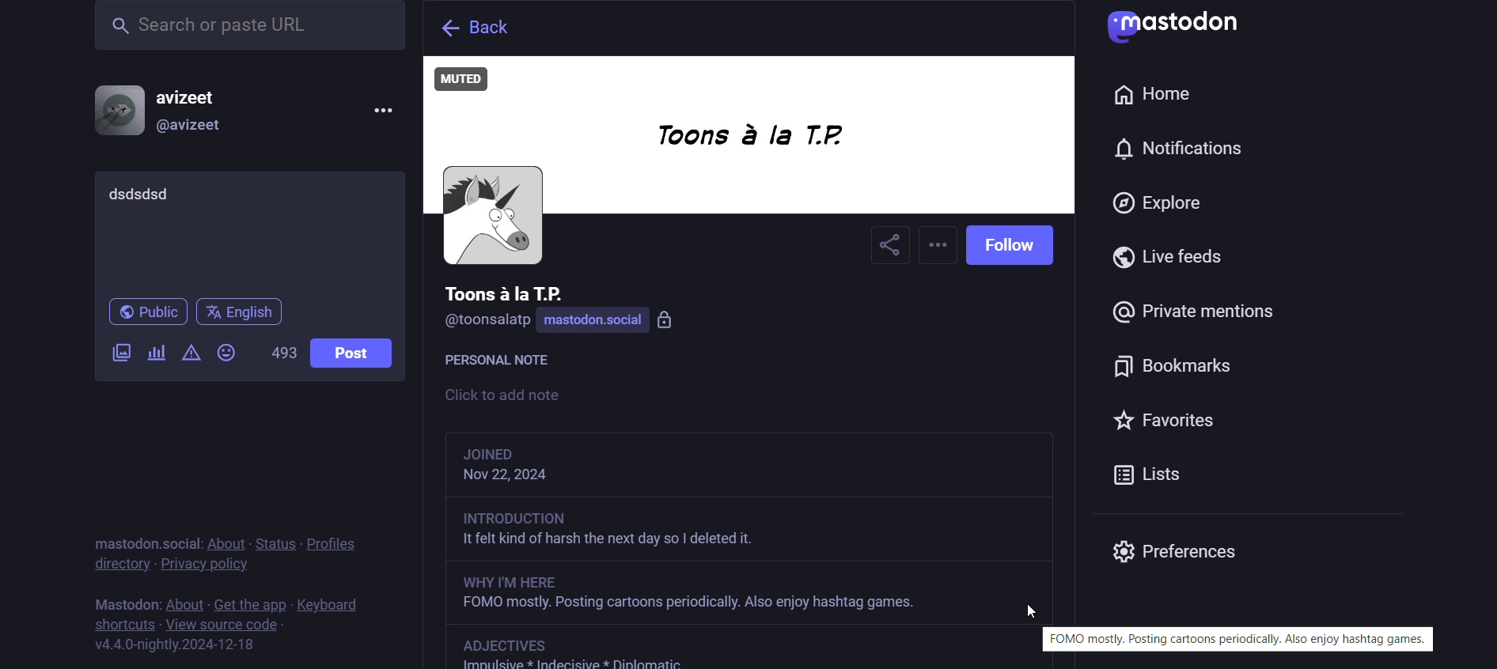 This screenshot has width=1497, height=669. What do you see at coordinates (199, 95) in the screenshot?
I see `username` at bounding box center [199, 95].